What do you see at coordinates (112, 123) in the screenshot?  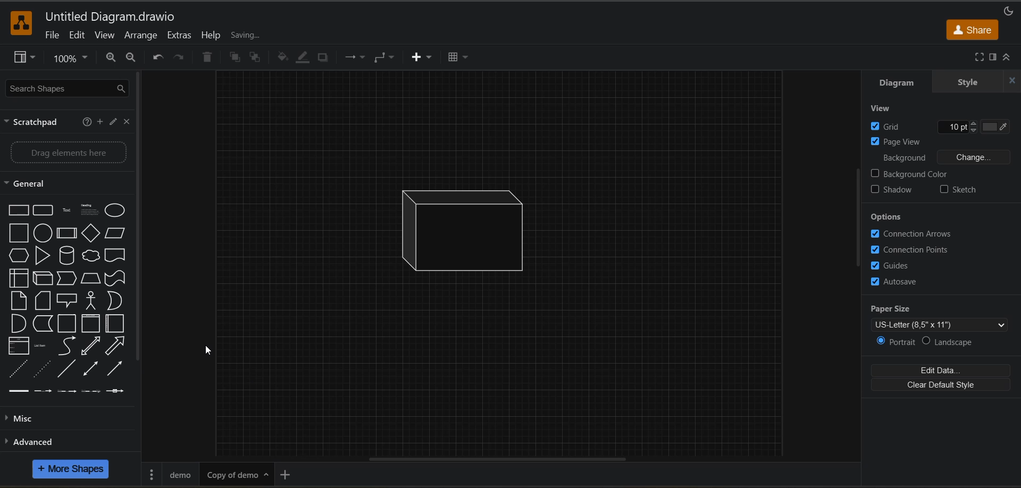 I see `edit` at bounding box center [112, 123].